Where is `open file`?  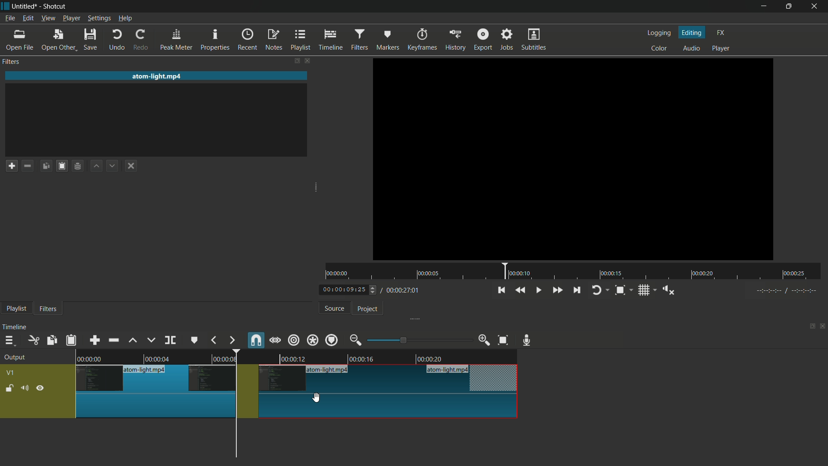 open file is located at coordinates (19, 40).